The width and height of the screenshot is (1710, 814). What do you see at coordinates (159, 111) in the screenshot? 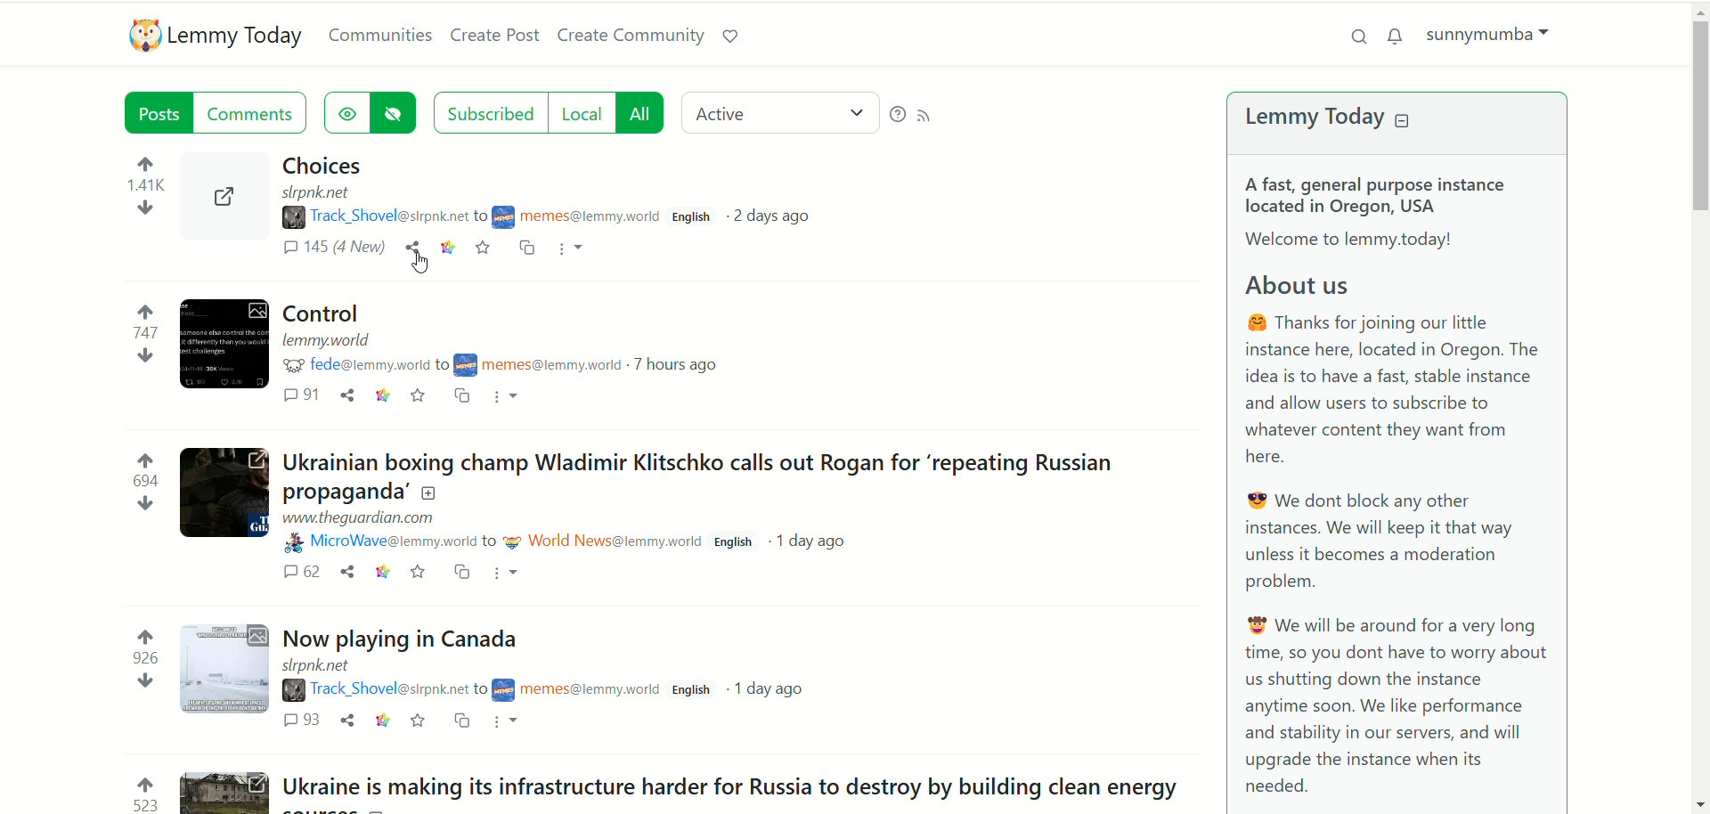
I see `posts` at bounding box center [159, 111].